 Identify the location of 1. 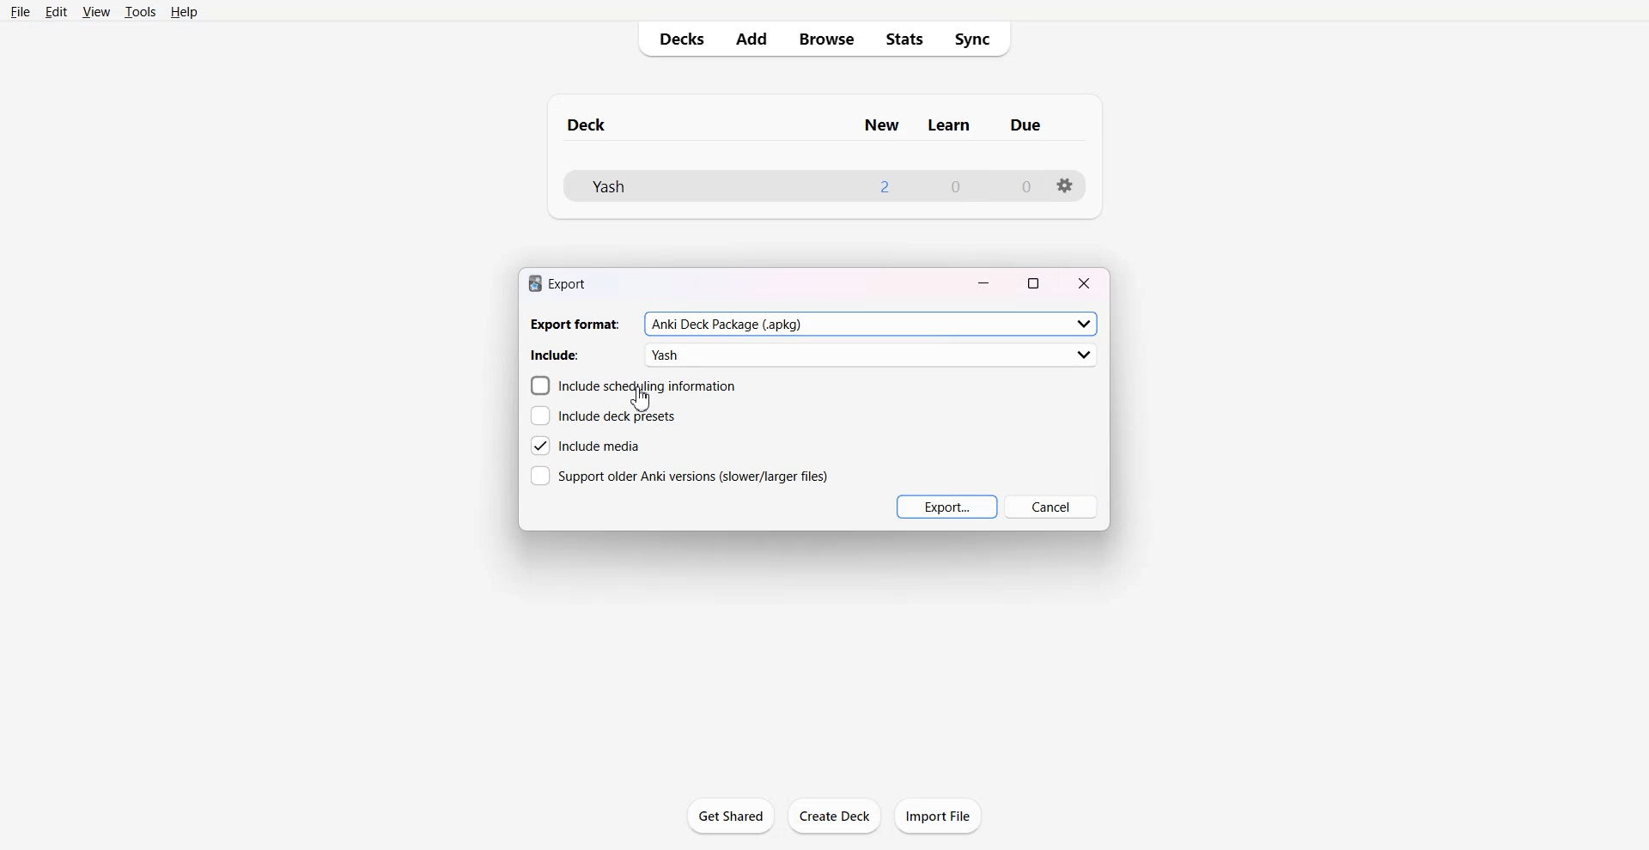
(883, 185).